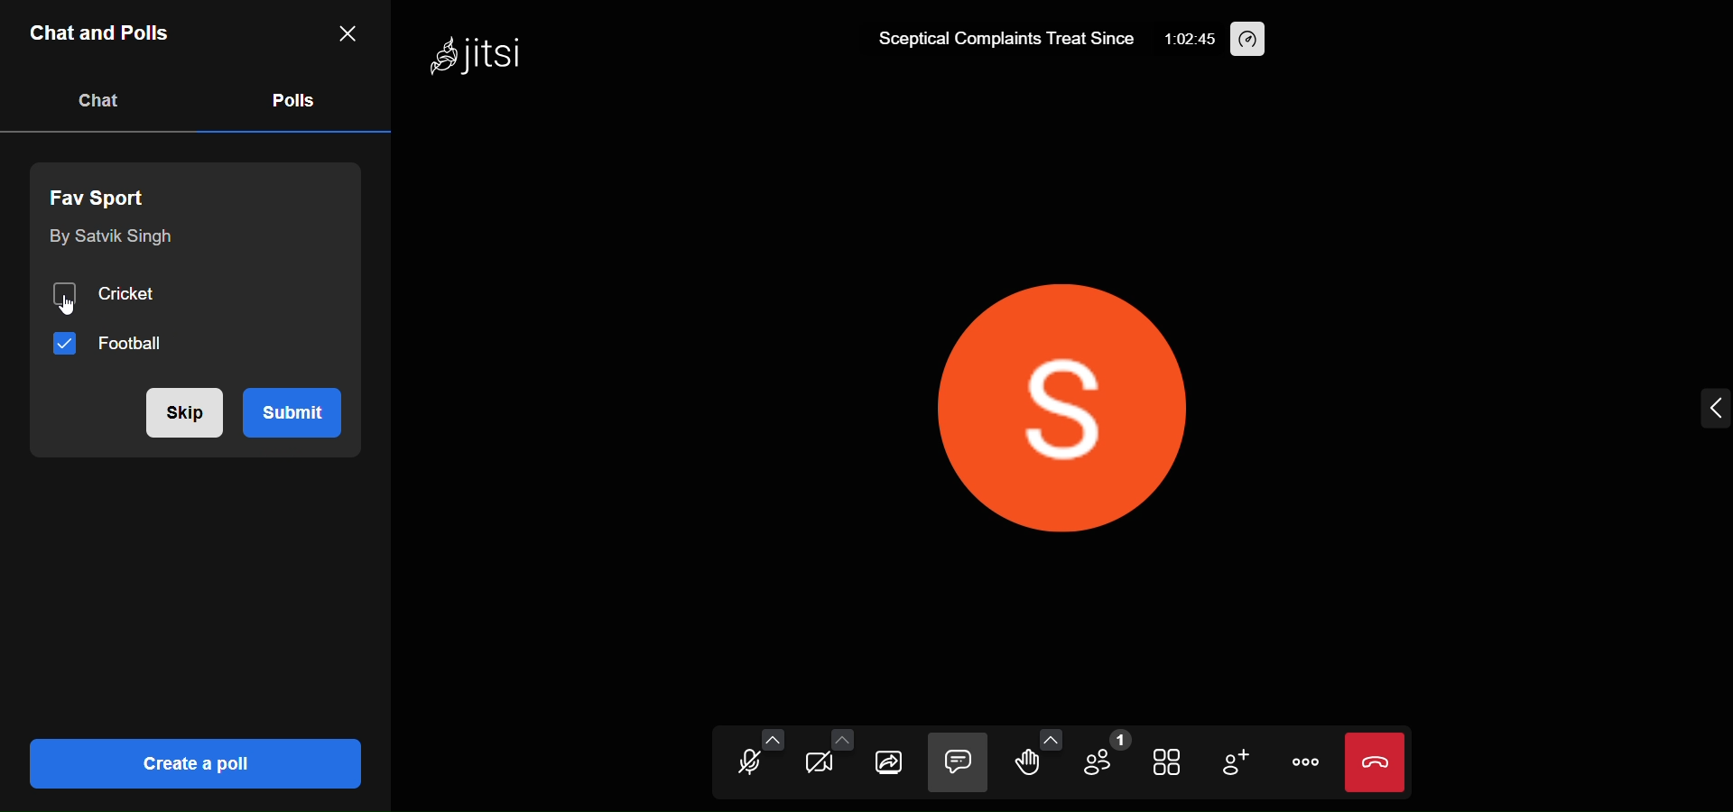 Image resolution: width=1733 pixels, height=812 pixels. I want to click on tile view, so click(1169, 764).